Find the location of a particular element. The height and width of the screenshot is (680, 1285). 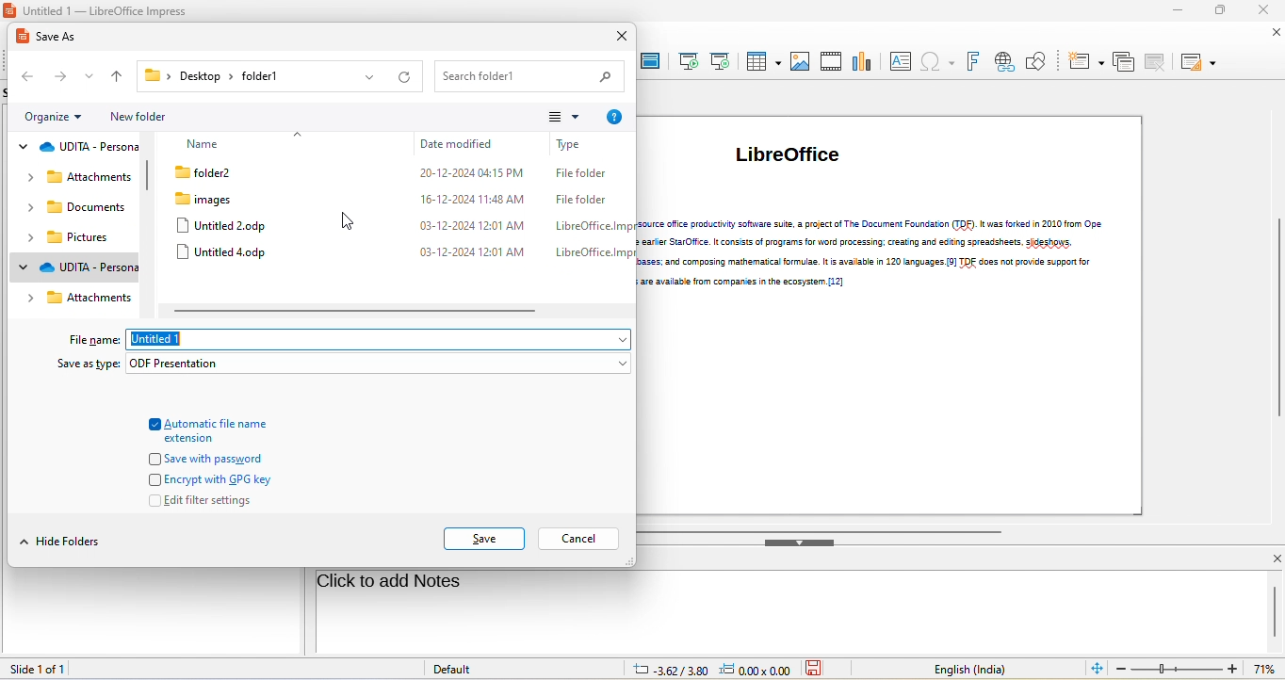

up to is located at coordinates (117, 78).